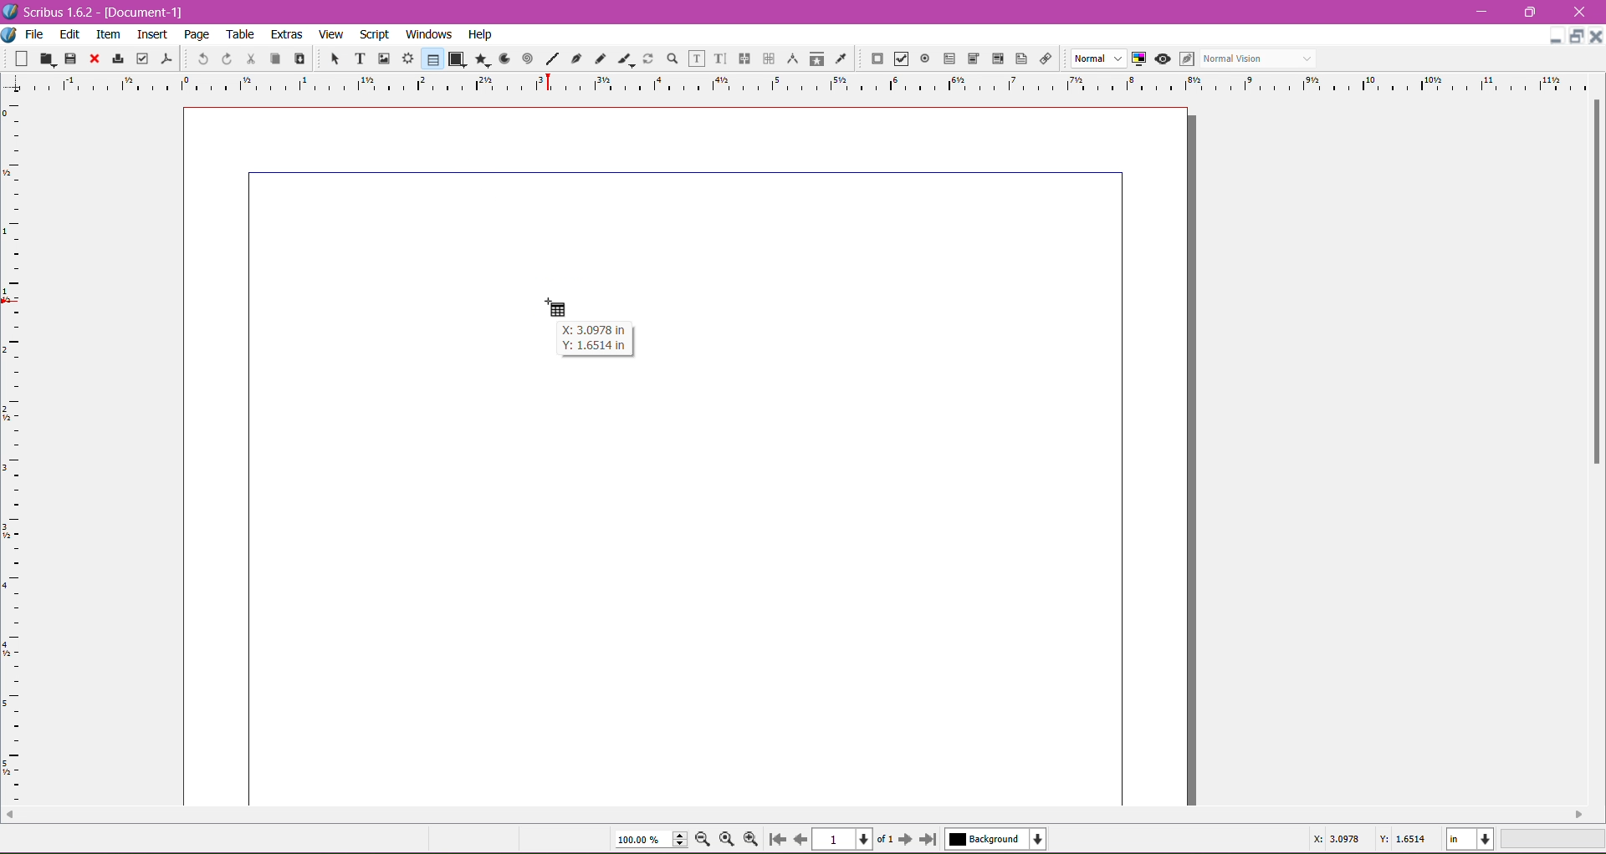 This screenshot has height=854, width=1606. Describe the element at coordinates (1580, 13) in the screenshot. I see `Close` at that location.